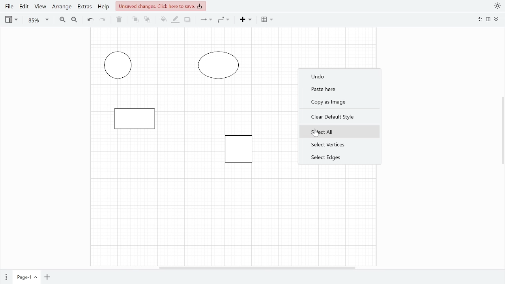 The width and height of the screenshot is (505, 284). Describe the element at coordinates (497, 19) in the screenshot. I see `Expand/Collapase` at that location.